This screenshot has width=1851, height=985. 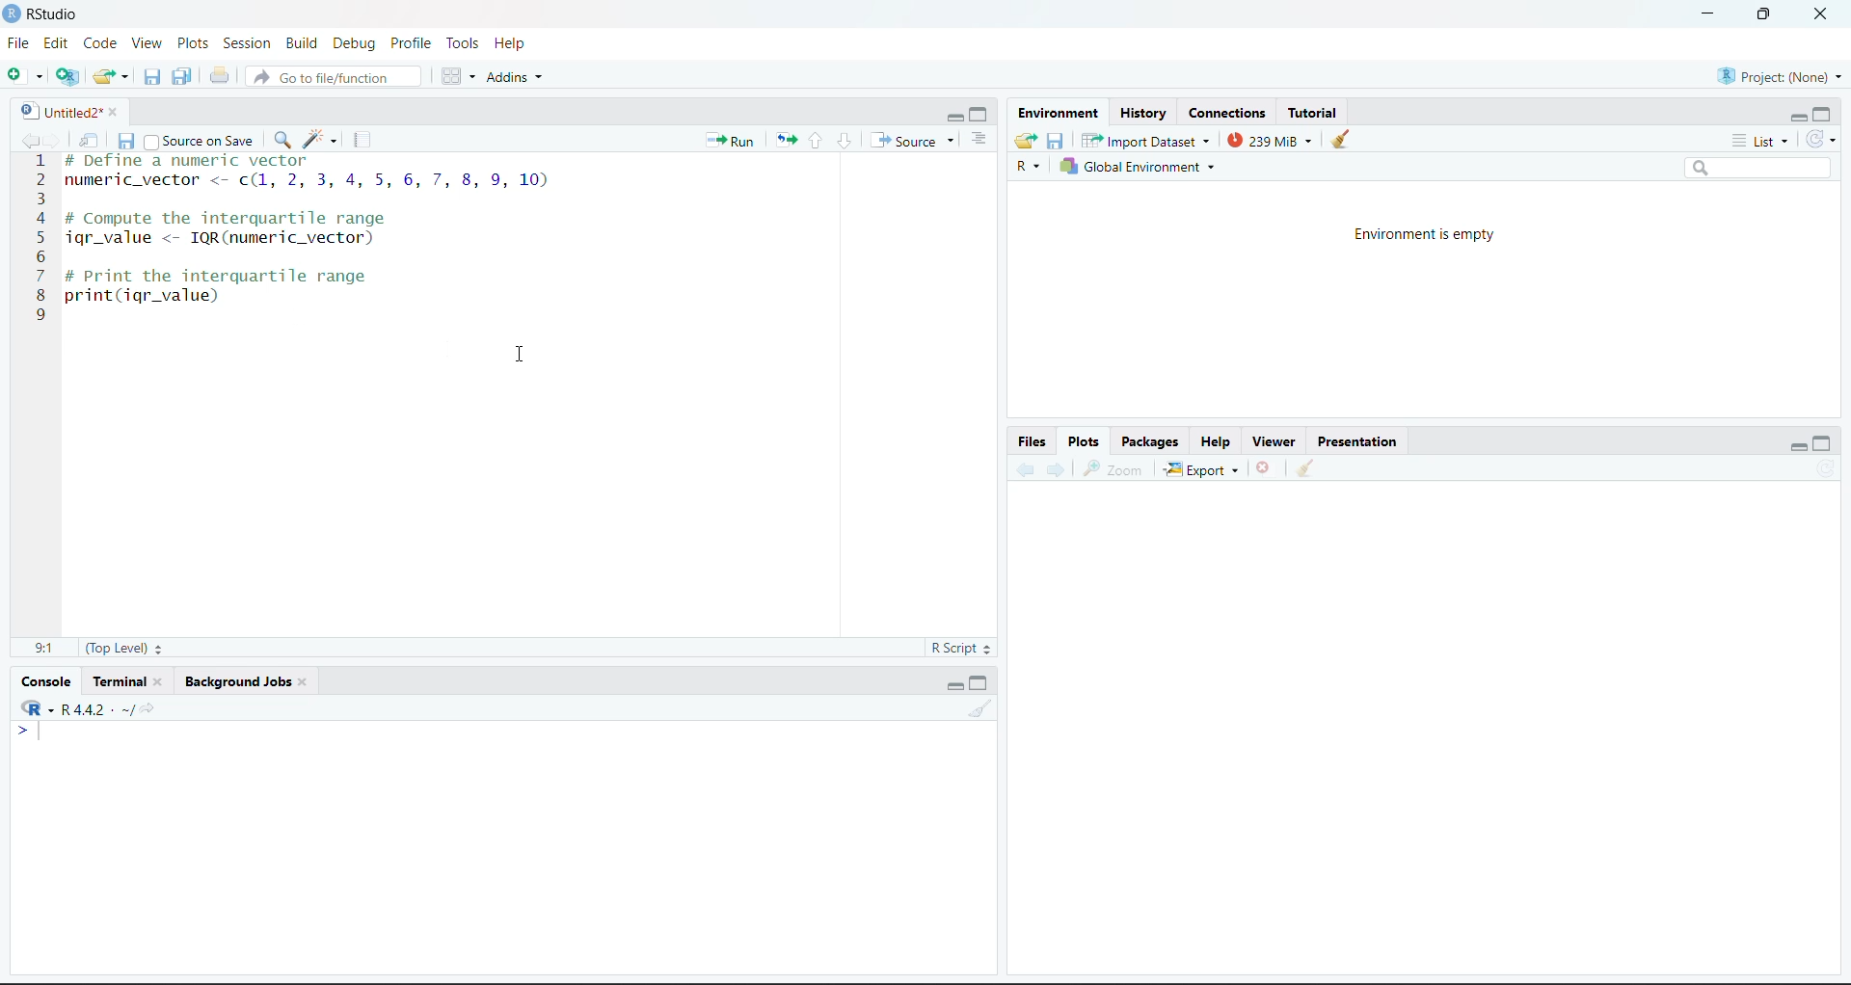 I want to click on Minimize, so click(x=952, y=683).